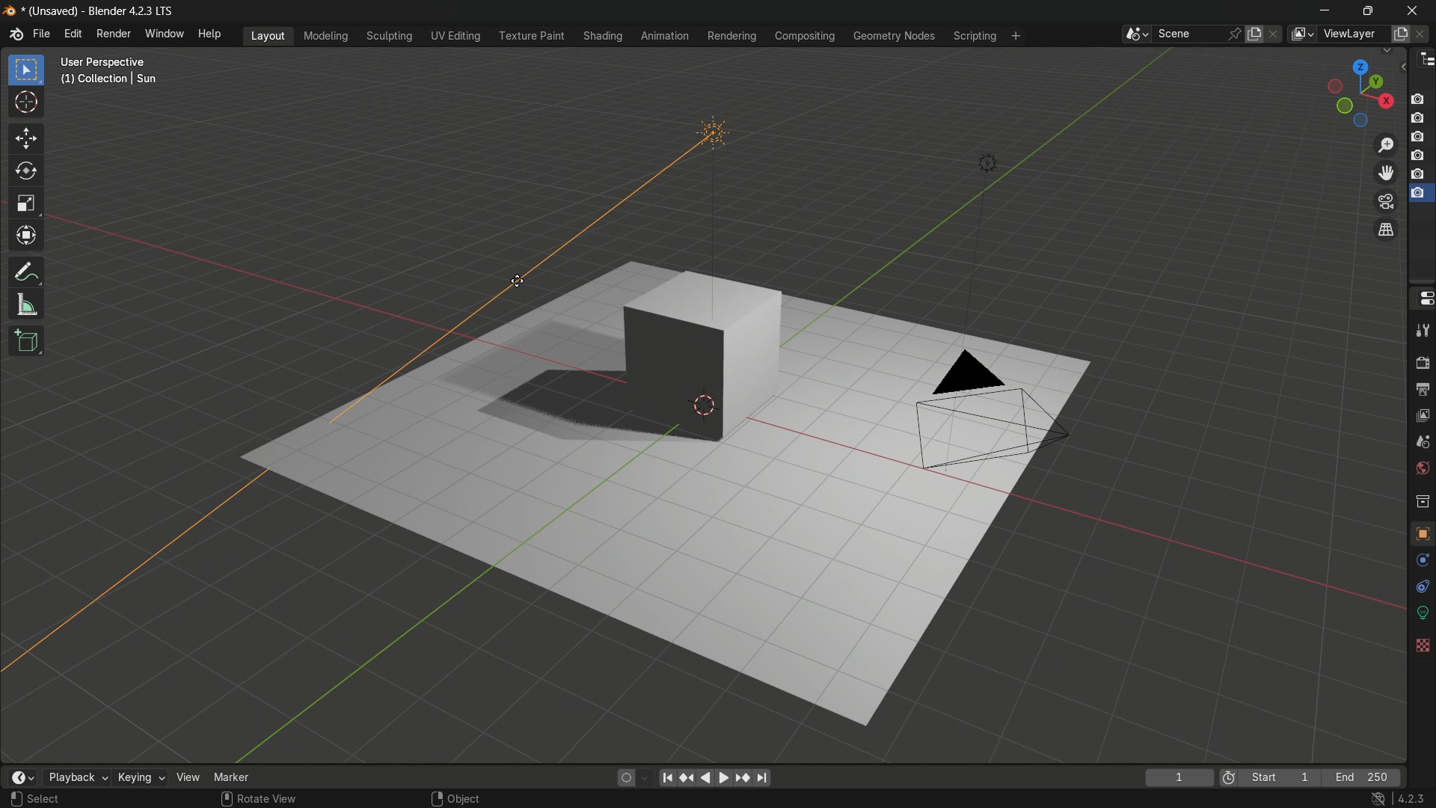 The height and width of the screenshot is (808, 1436). What do you see at coordinates (986, 162) in the screenshot?
I see `light` at bounding box center [986, 162].